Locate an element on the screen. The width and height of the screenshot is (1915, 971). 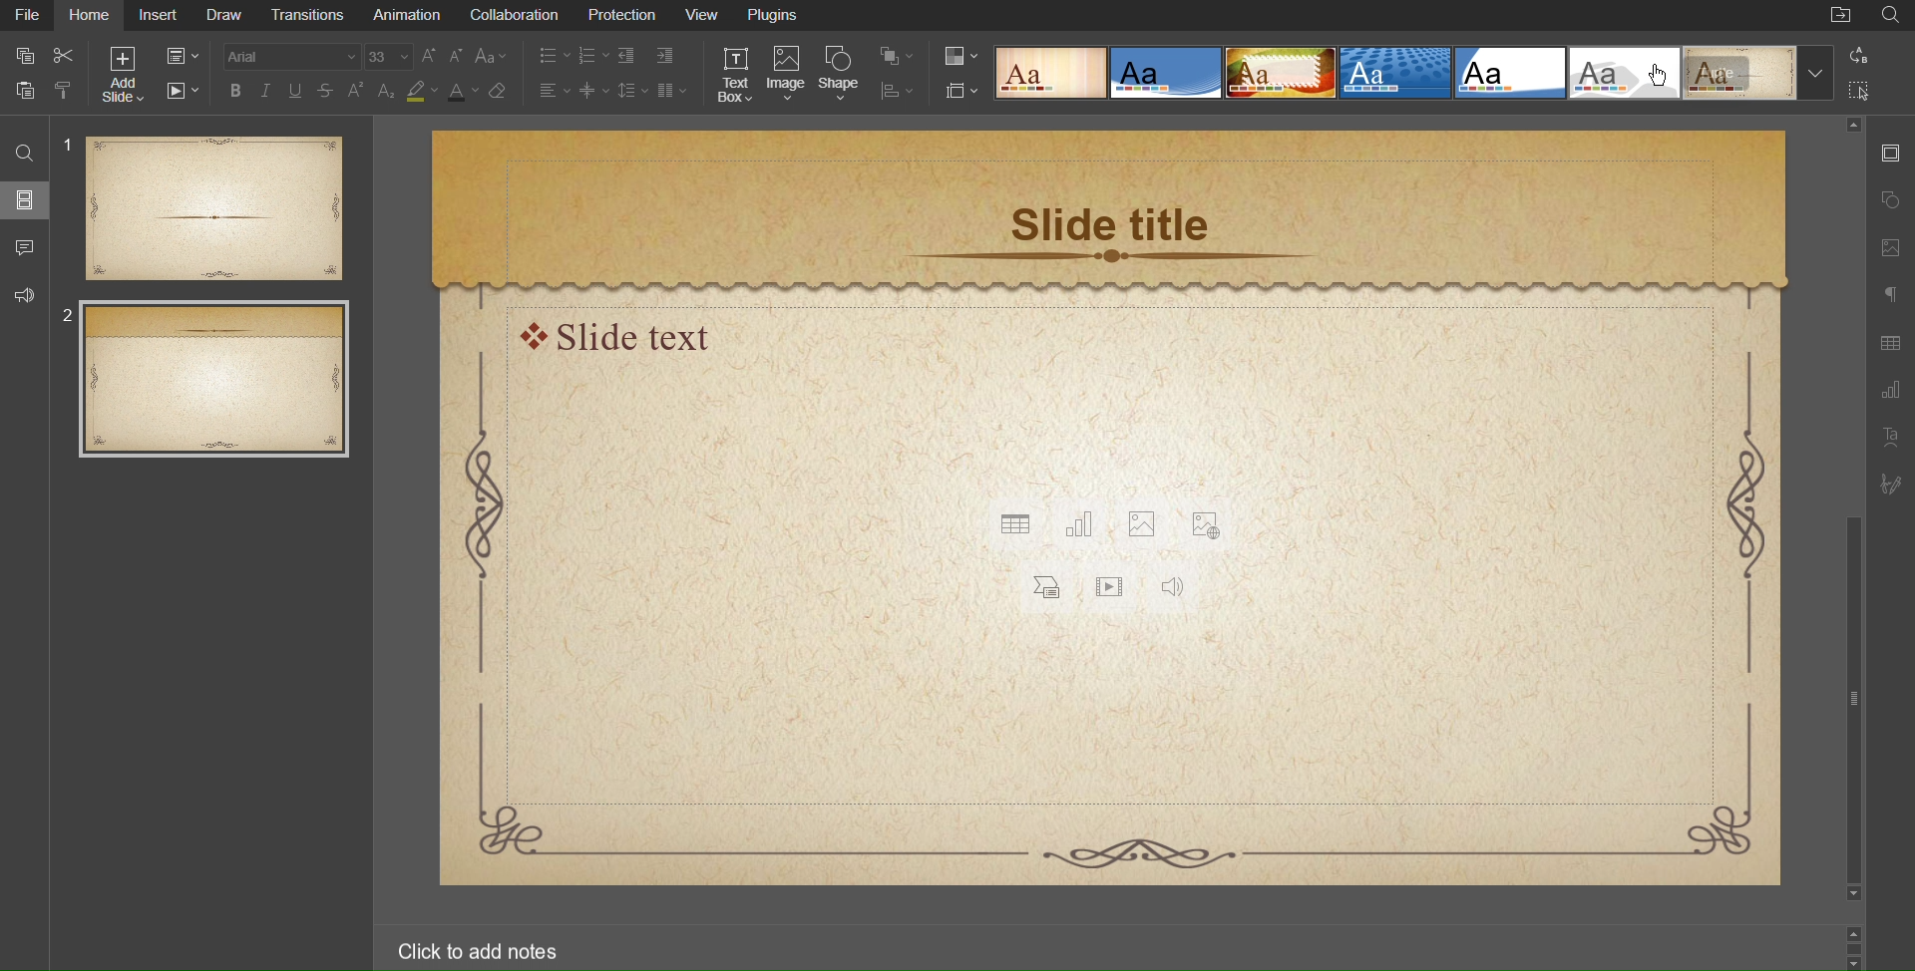
Underline is located at coordinates (298, 92).